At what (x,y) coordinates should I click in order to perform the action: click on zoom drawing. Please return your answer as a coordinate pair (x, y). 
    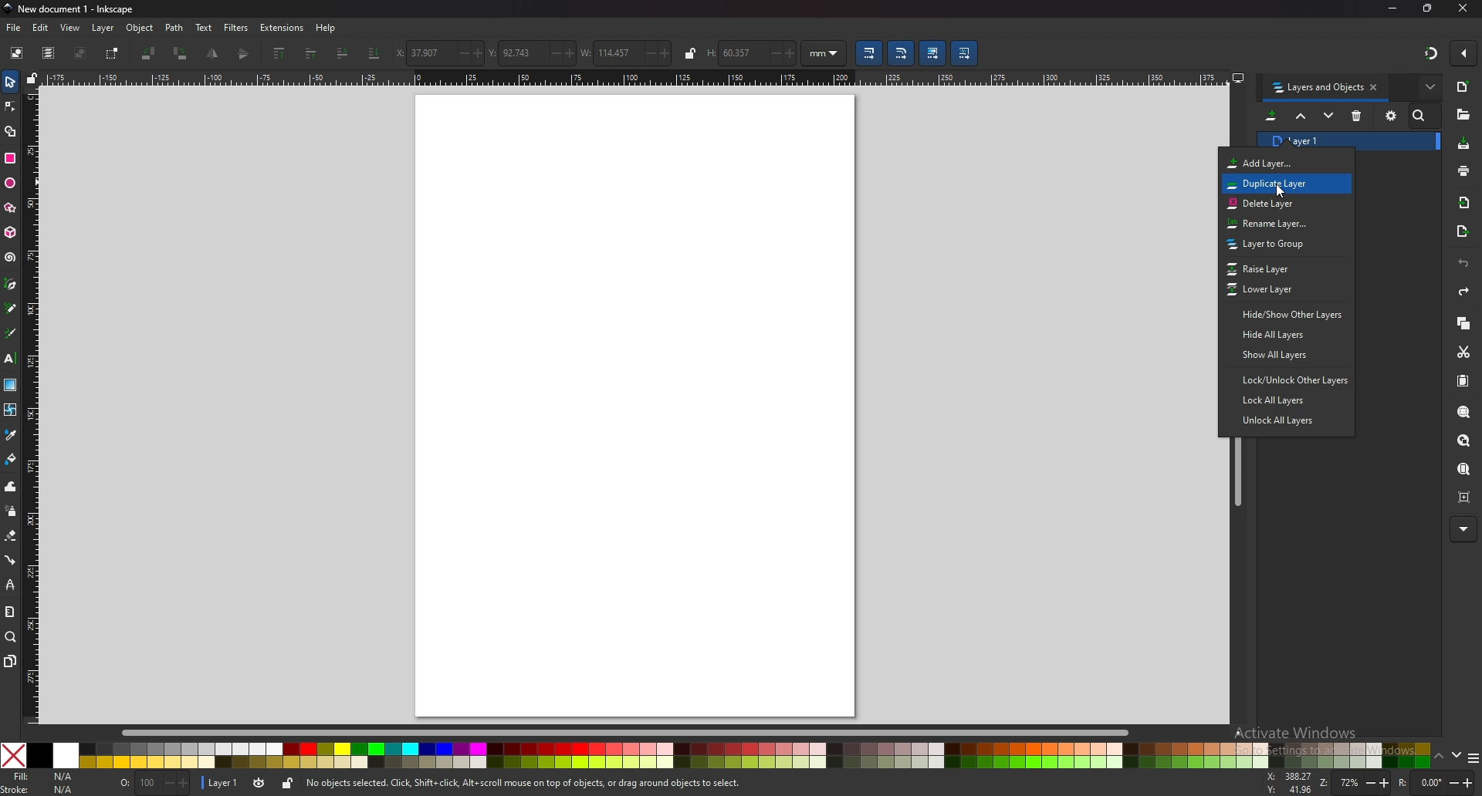
    Looking at the image, I should click on (1464, 440).